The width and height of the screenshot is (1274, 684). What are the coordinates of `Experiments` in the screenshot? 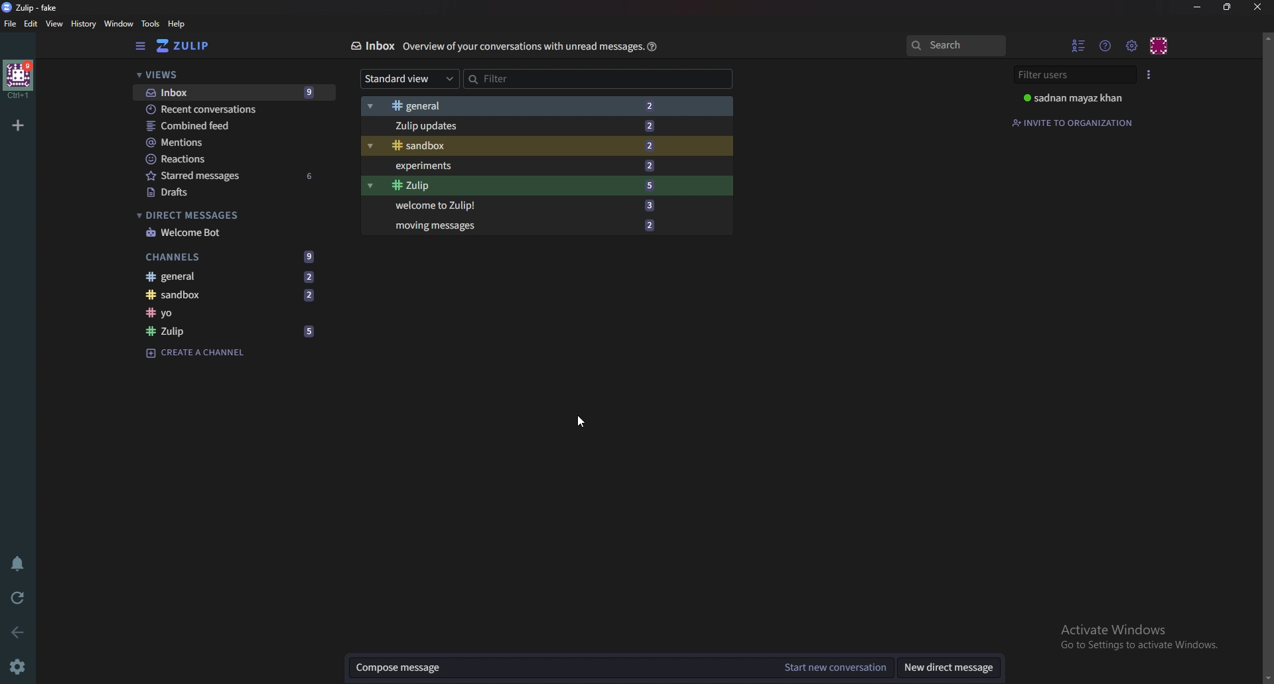 It's located at (529, 166).